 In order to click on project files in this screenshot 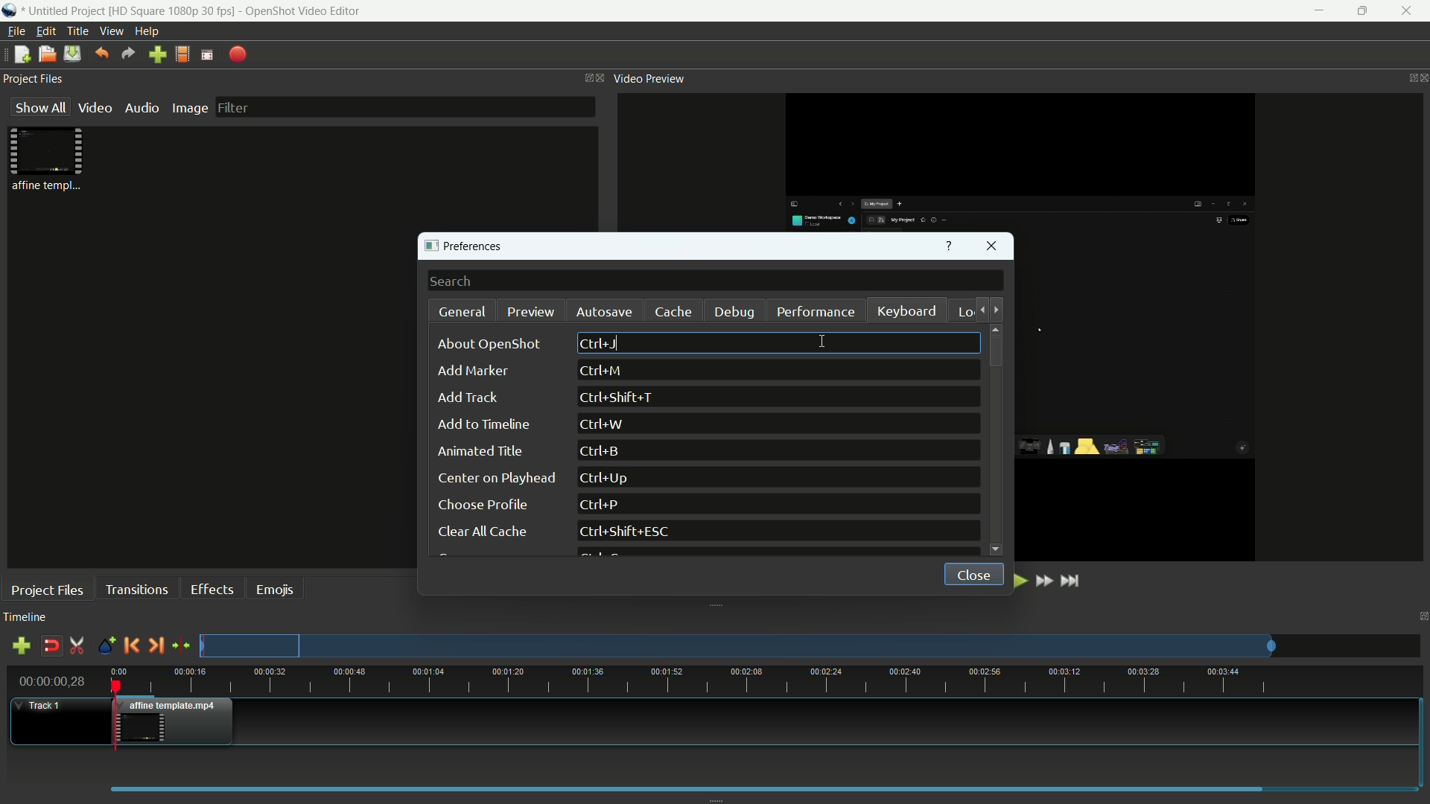, I will do `click(48, 590)`.